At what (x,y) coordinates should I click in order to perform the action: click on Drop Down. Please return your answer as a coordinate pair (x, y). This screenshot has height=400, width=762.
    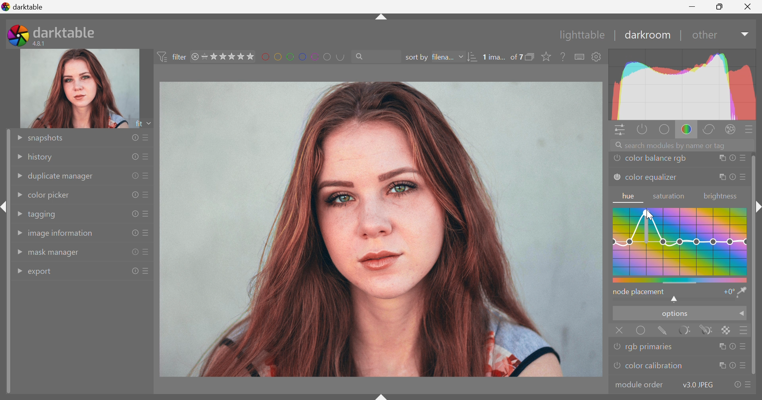
    Looking at the image, I should click on (16, 137).